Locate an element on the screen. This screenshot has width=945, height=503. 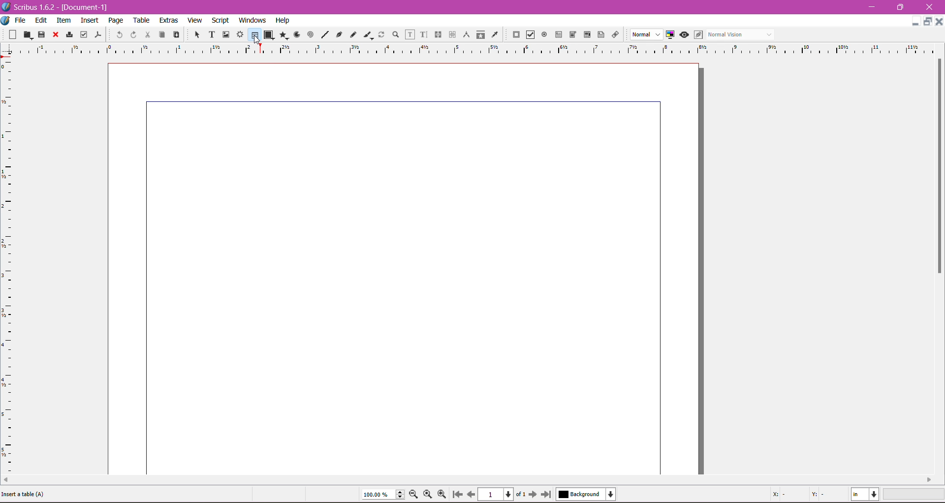
Link Annotation is located at coordinates (614, 34).